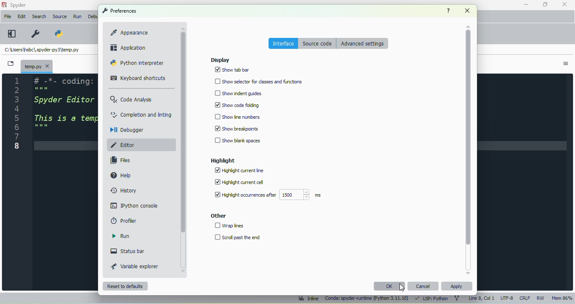 The width and height of the screenshot is (575, 304). Describe the element at coordinates (239, 182) in the screenshot. I see `highlight current cell` at that location.